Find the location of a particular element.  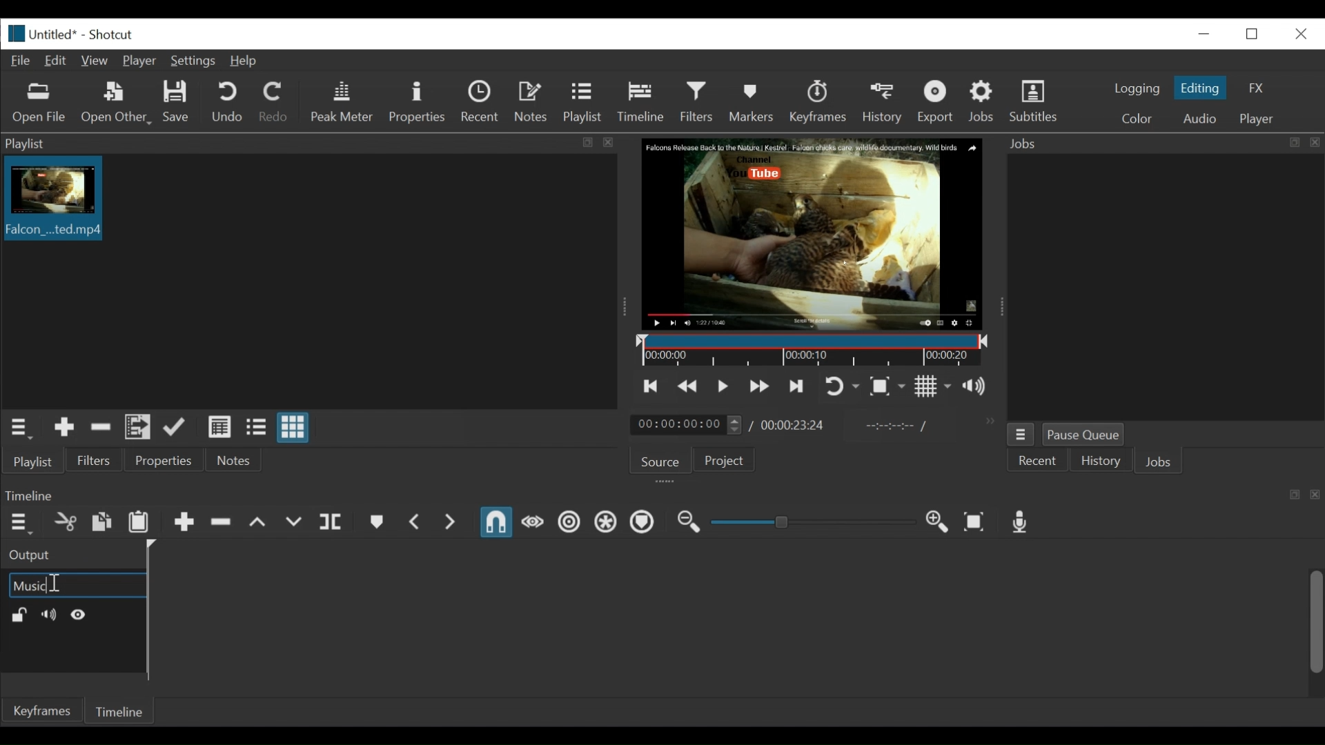

View as detail is located at coordinates (219, 429).